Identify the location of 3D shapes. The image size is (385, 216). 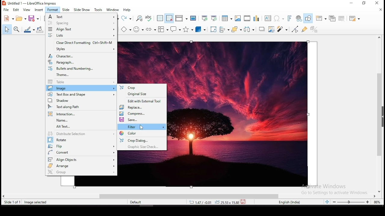
(201, 30).